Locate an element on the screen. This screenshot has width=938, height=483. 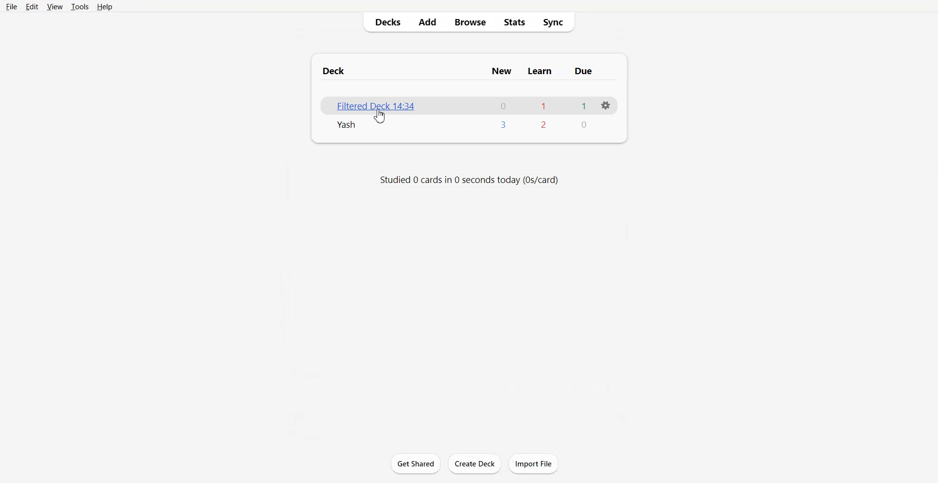
0 is located at coordinates (503, 105).